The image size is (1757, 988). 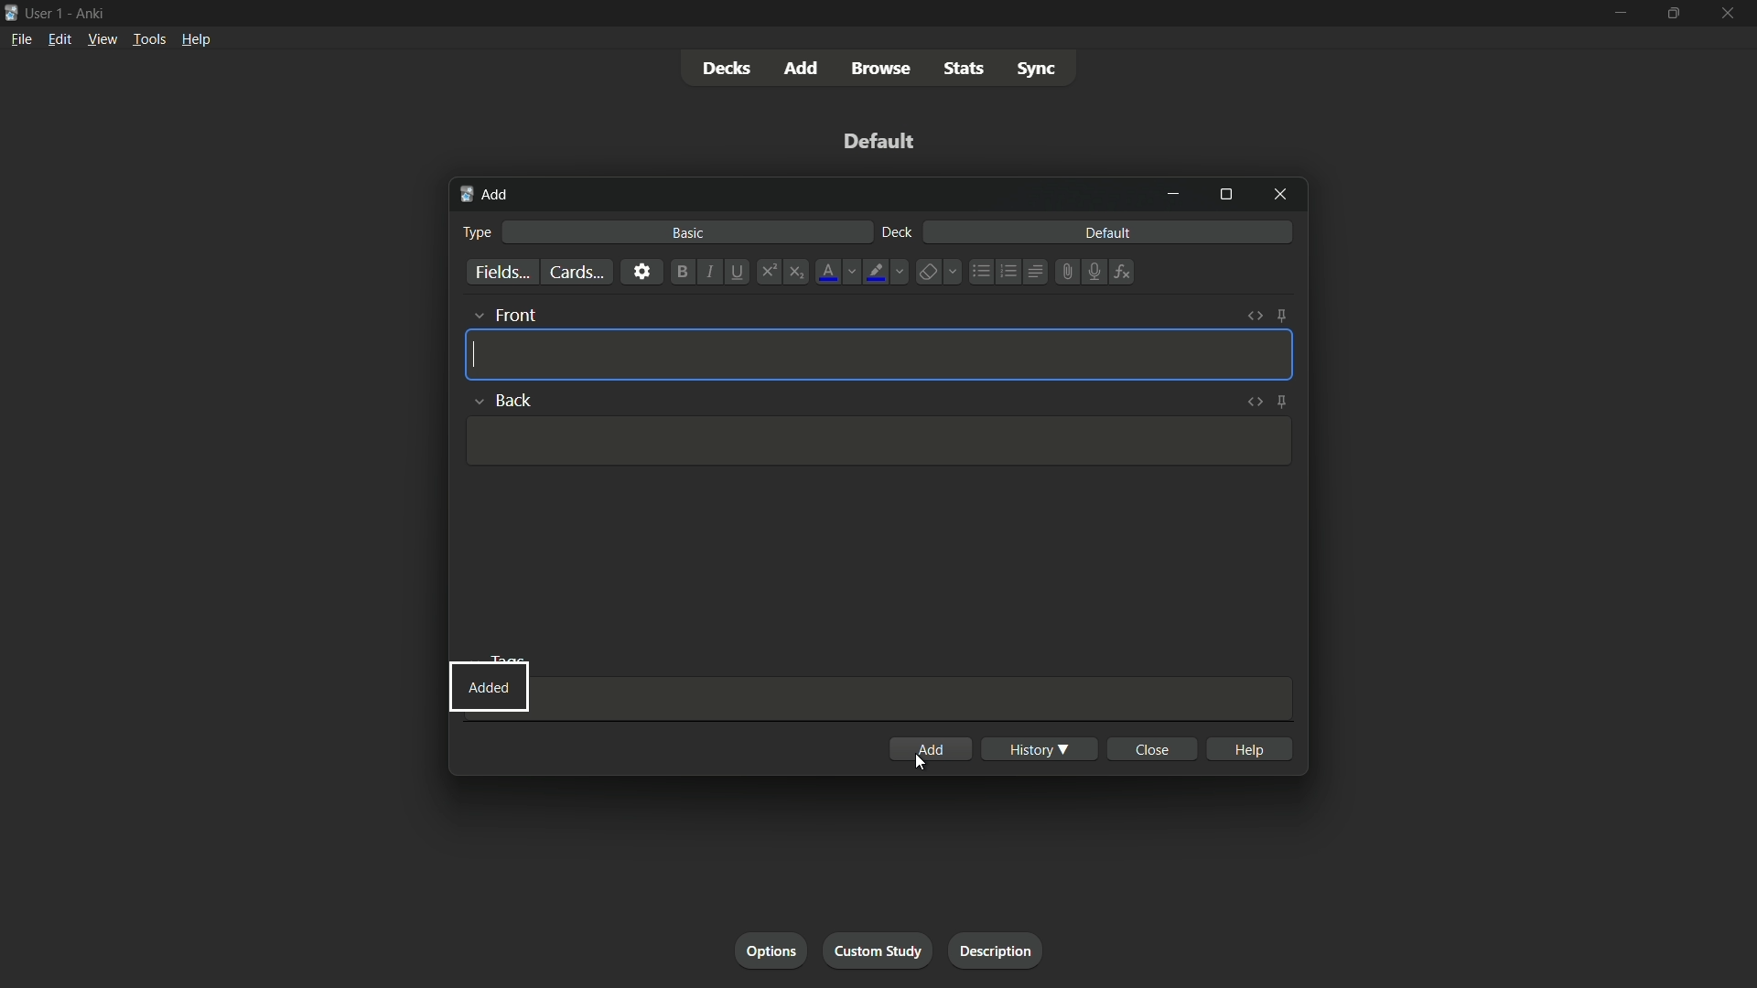 What do you see at coordinates (480, 231) in the screenshot?
I see `type` at bounding box center [480, 231].